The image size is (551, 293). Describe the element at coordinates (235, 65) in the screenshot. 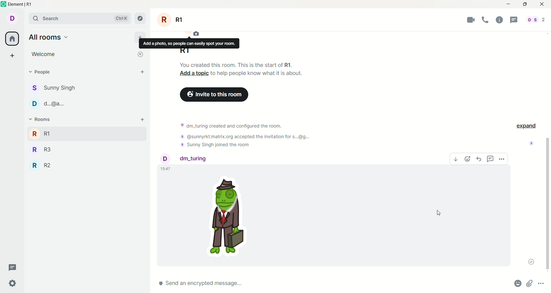

I see `Text` at that location.